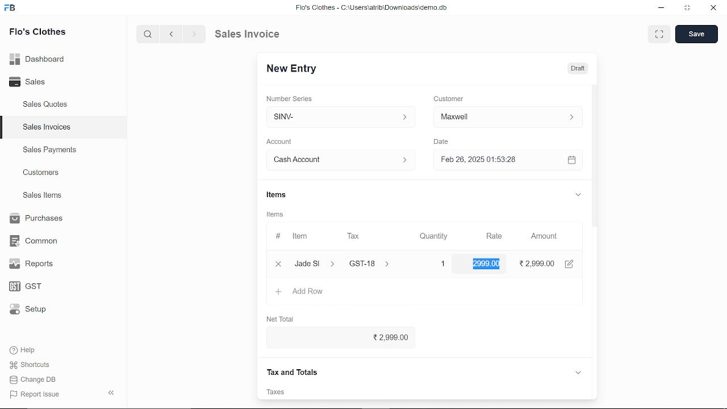  What do you see at coordinates (112, 391) in the screenshot?
I see `hide` at bounding box center [112, 391].